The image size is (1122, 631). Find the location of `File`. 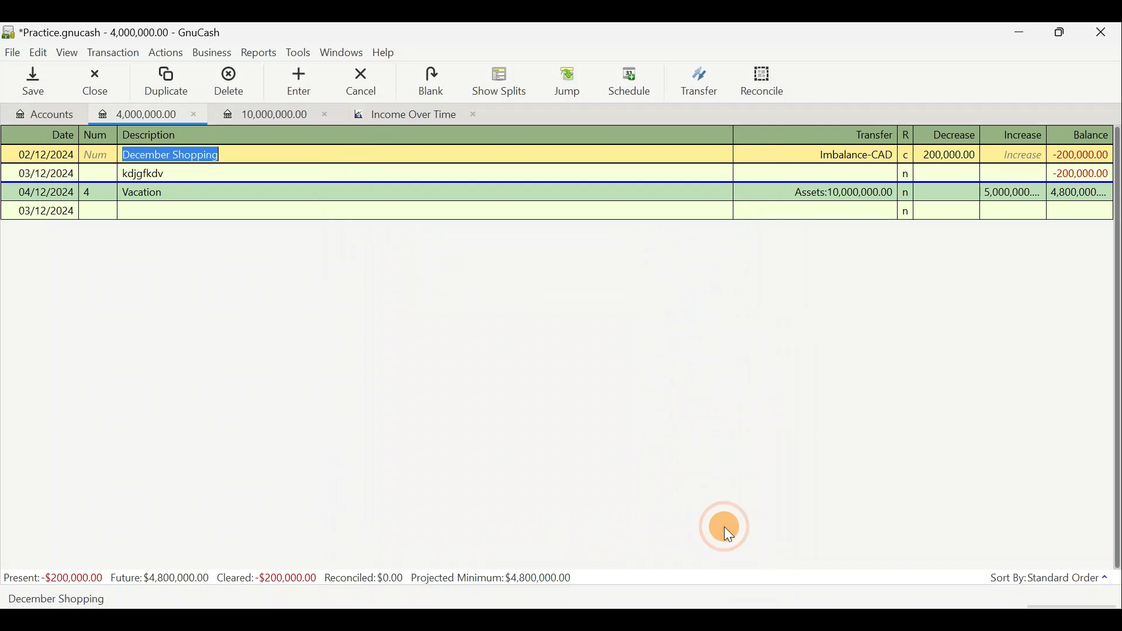

File is located at coordinates (13, 53).